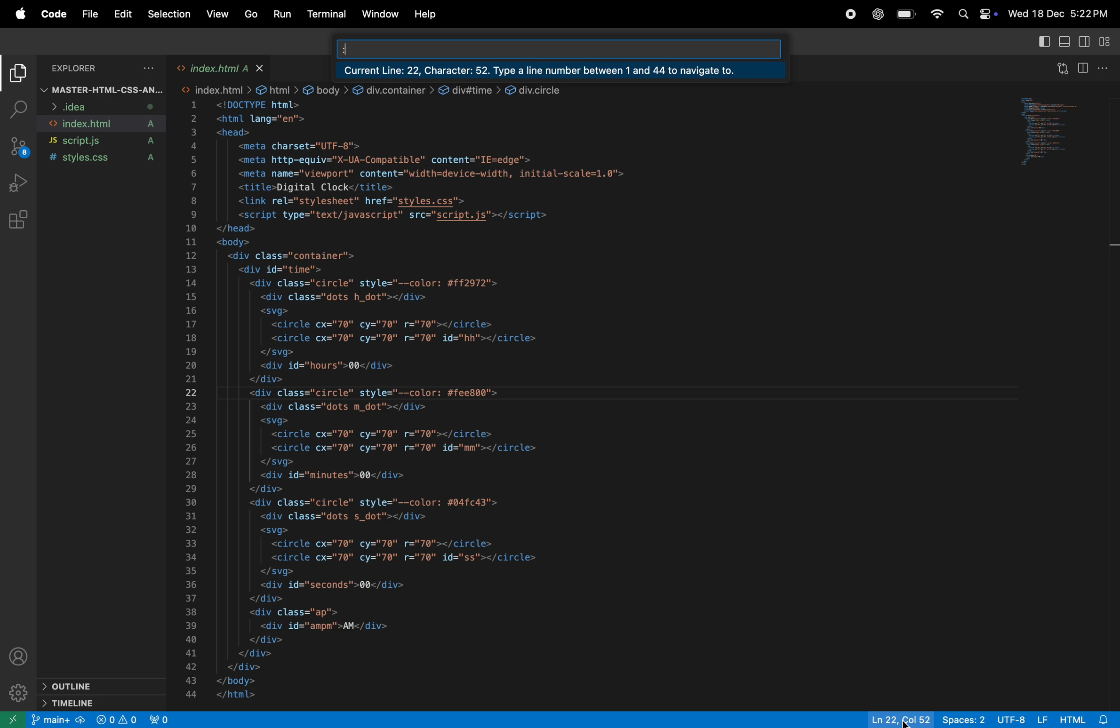  I want to click on toggle editor, so click(1082, 43).